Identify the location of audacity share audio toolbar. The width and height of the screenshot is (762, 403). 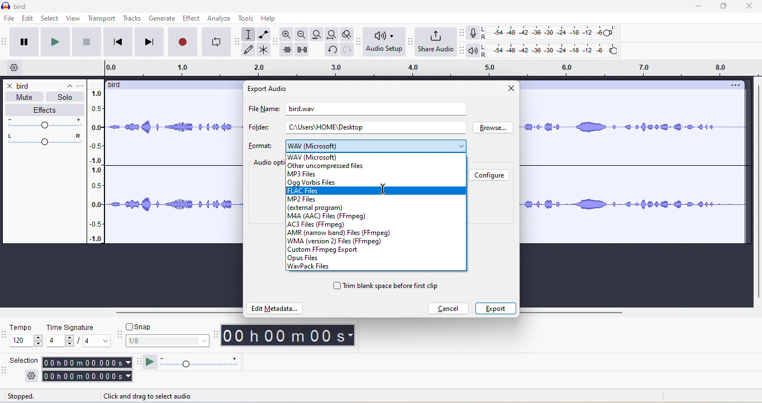
(409, 42).